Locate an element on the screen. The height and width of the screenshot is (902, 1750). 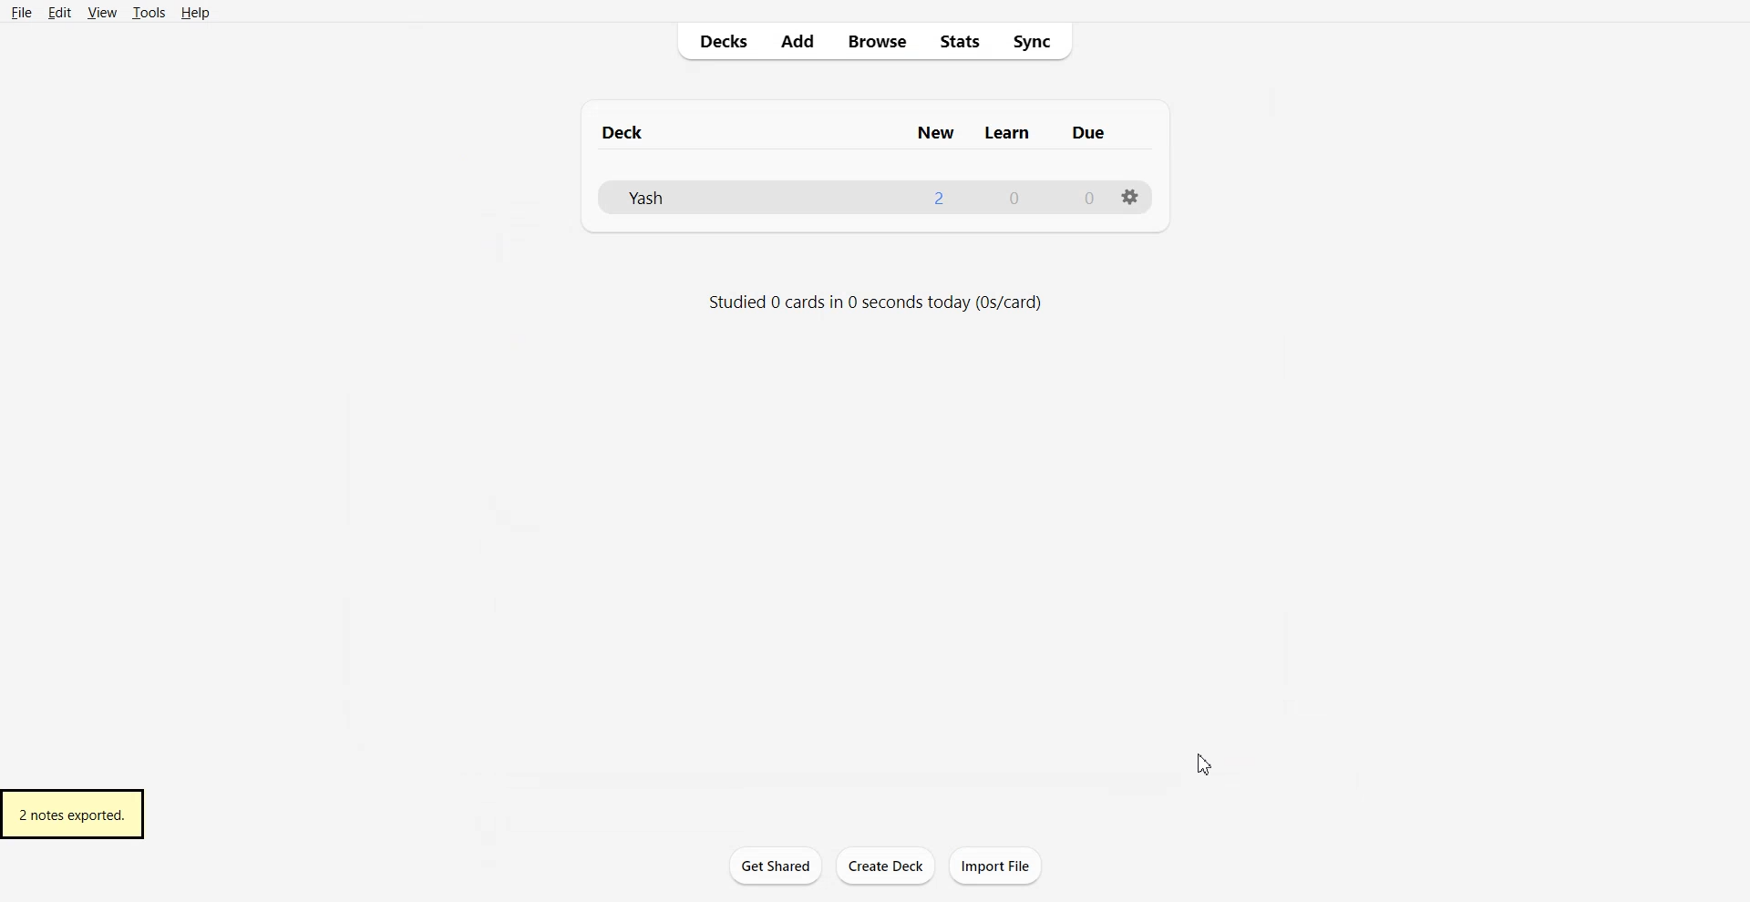
Cursor is located at coordinates (1207, 763).